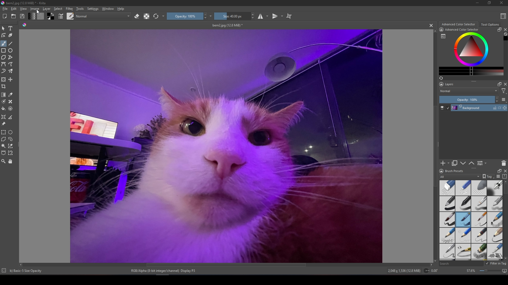 The image size is (508, 285). Describe the element at coordinates (58, 9) in the screenshot. I see `Select` at that location.